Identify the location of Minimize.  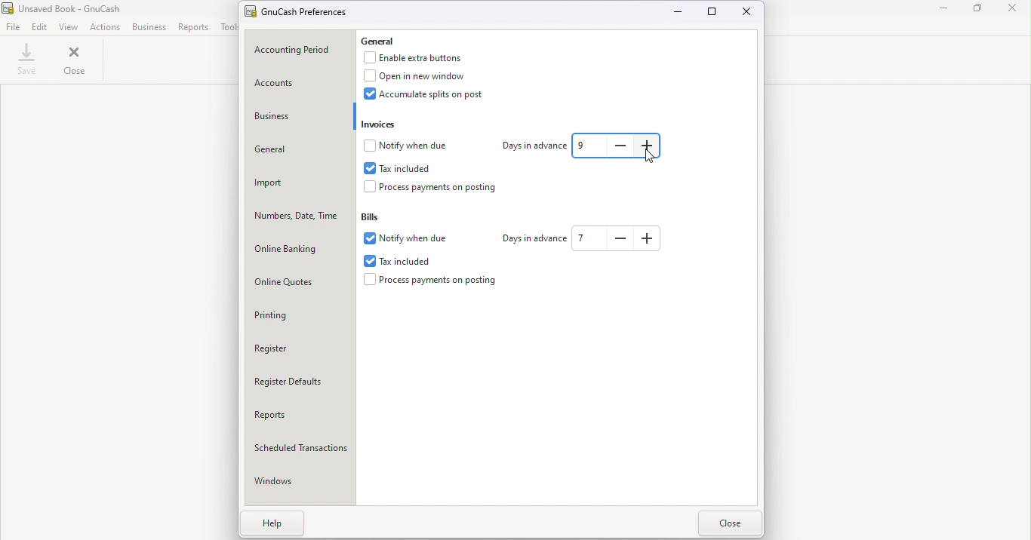
(940, 11).